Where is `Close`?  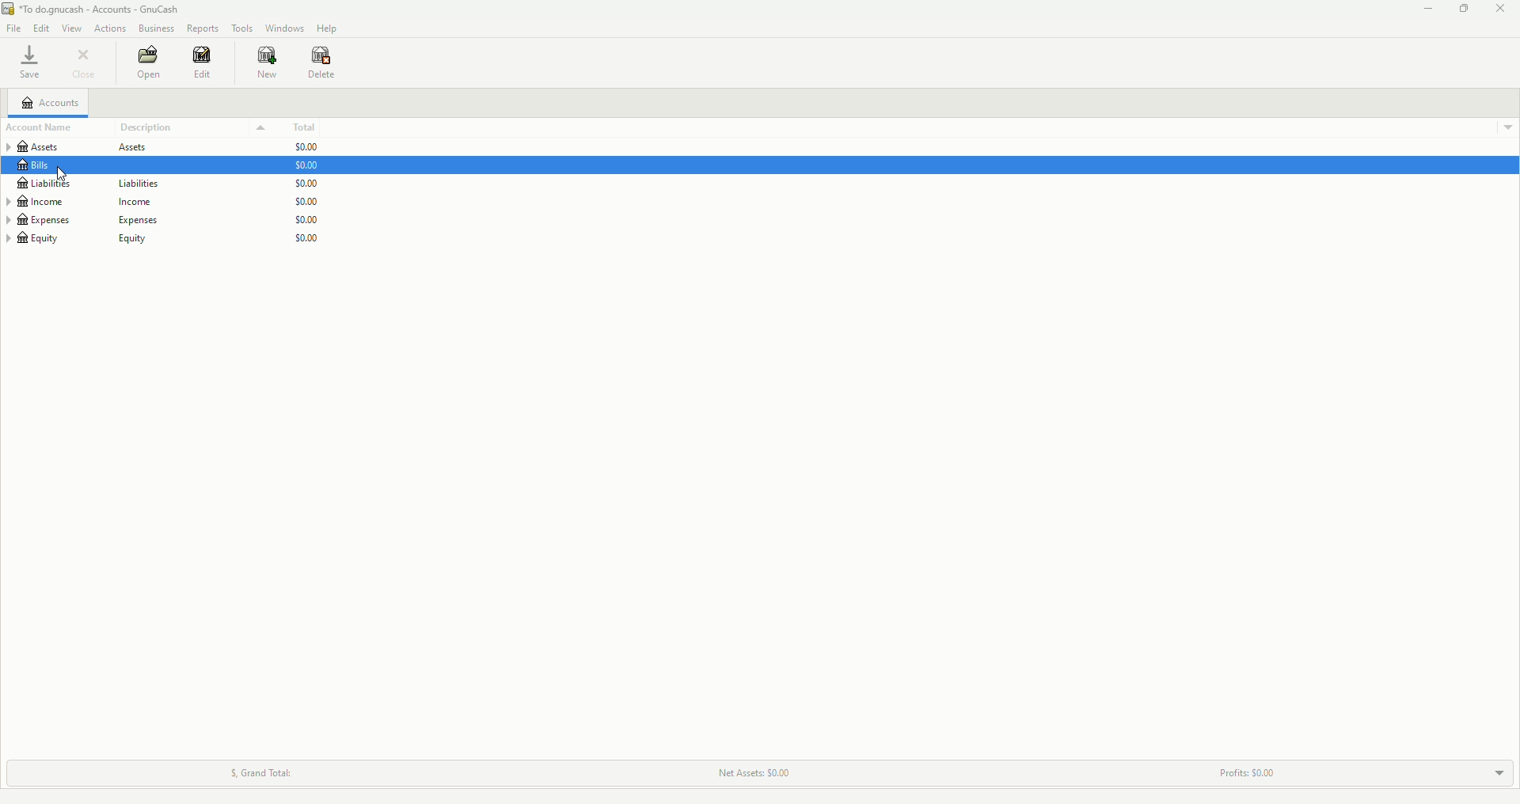 Close is located at coordinates (85, 63).